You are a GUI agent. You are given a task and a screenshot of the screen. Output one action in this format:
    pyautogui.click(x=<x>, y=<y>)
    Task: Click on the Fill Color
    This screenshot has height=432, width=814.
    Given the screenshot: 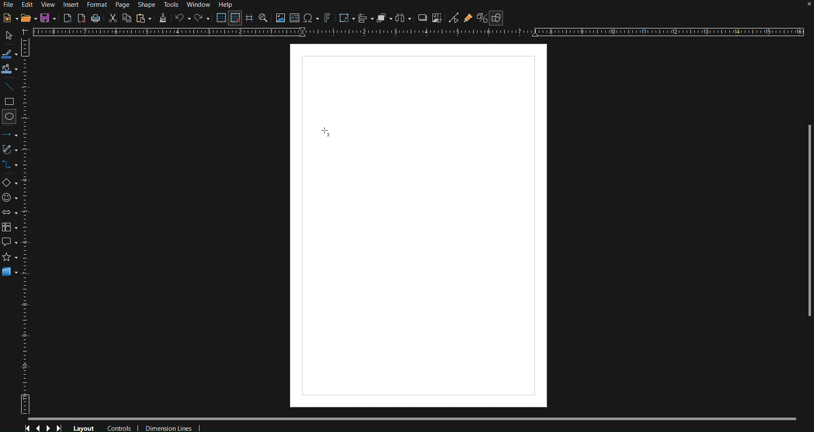 What is the action you would take?
    pyautogui.click(x=10, y=70)
    